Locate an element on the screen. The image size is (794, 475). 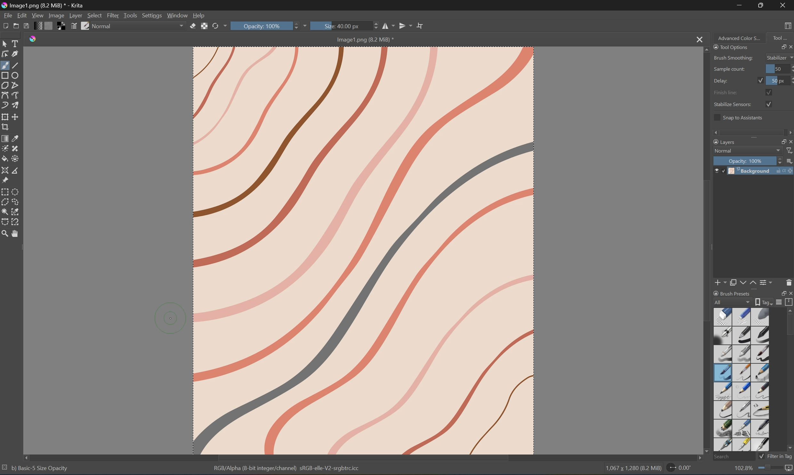
Horizontal mirror tool is located at coordinates (388, 26).